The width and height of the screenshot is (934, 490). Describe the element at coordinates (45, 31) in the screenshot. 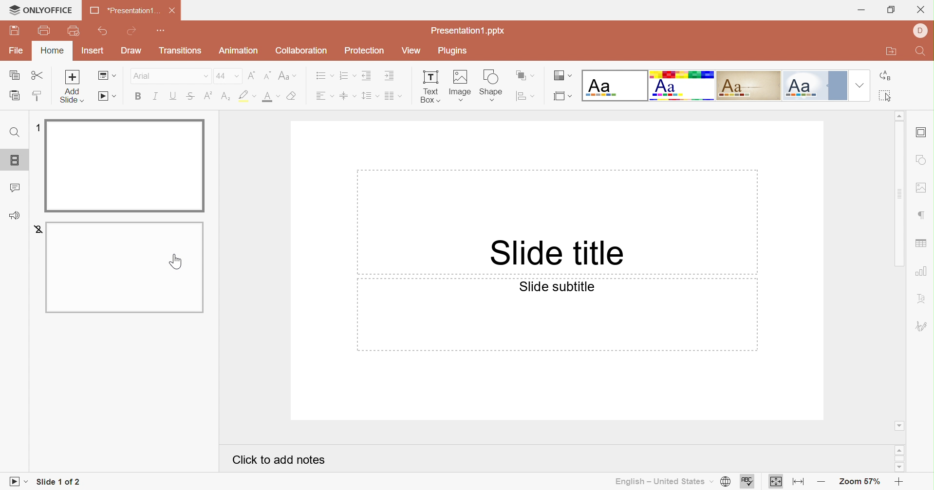

I see `Print file` at that location.